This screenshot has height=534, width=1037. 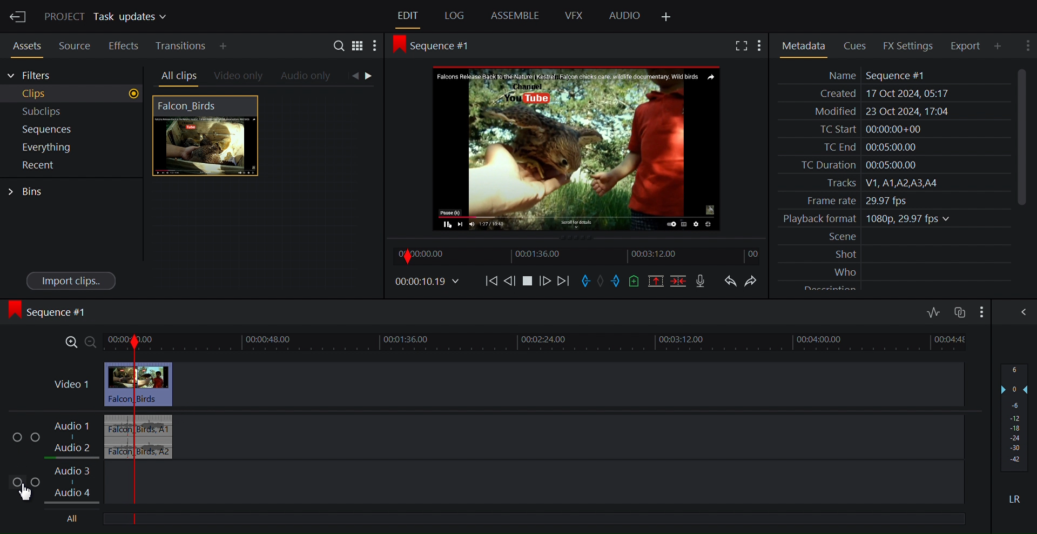 I want to click on Assemble, so click(x=516, y=15).